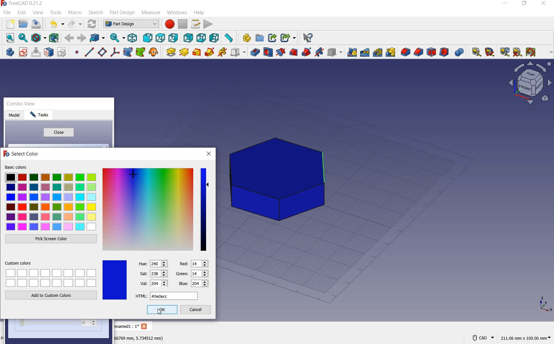 The width and height of the screenshot is (554, 344). What do you see at coordinates (21, 12) in the screenshot?
I see `edit` at bounding box center [21, 12].